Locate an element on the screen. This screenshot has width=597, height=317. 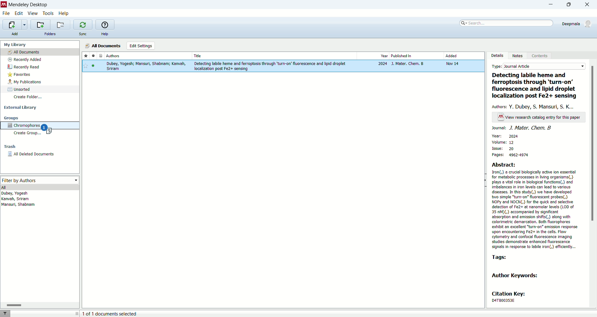
all is located at coordinates (40, 187).